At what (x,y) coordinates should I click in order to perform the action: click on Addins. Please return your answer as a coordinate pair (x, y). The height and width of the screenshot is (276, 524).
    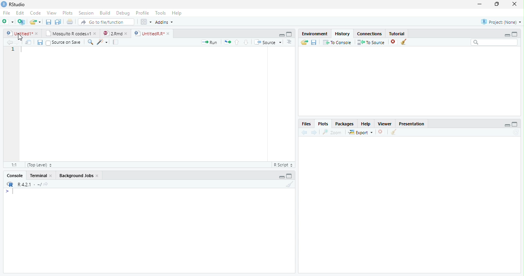
    Looking at the image, I should click on (164, 22).